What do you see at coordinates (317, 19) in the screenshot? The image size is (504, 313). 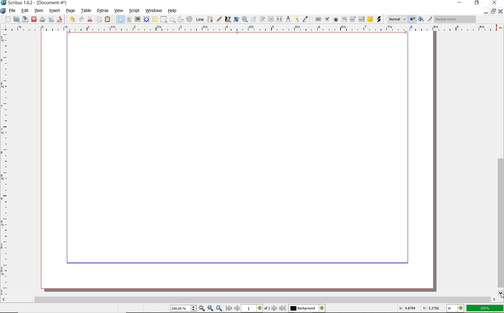 I see `pdf push button` at bounding box center [317, 19].